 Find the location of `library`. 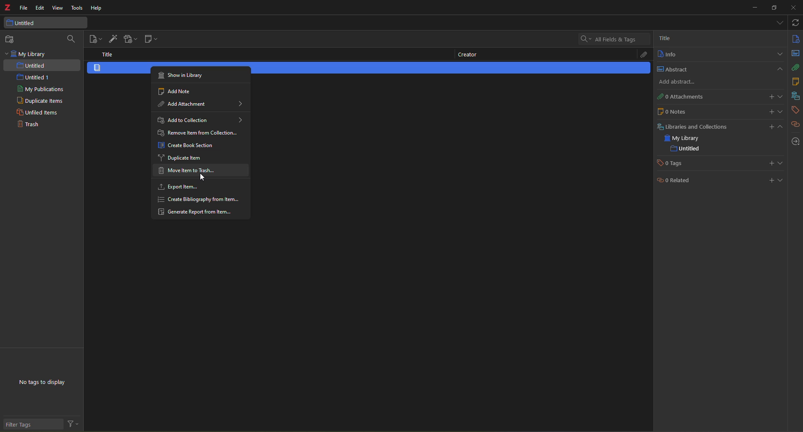

library is located at coordinates (691, 126).